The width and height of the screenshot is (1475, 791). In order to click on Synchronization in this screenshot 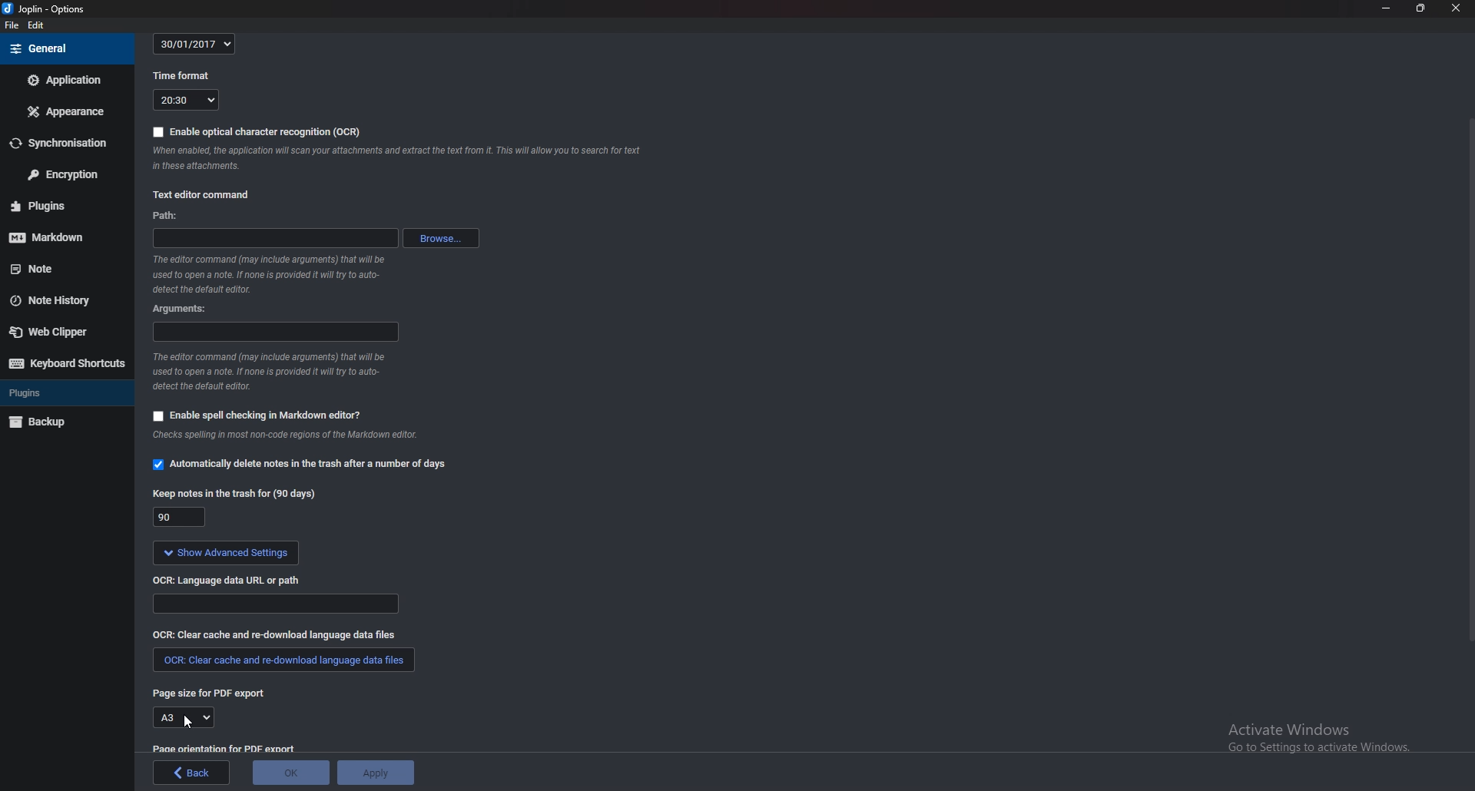, I will do `click(62, 143)`.